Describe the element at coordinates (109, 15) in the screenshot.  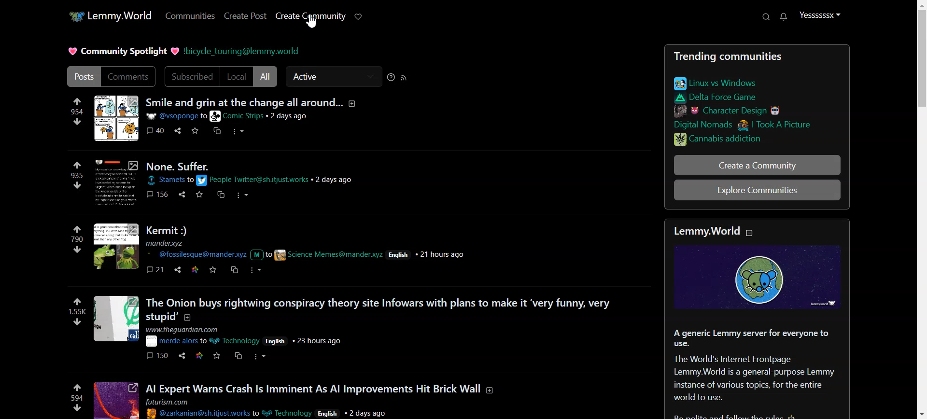
I see `Home window` at that location.